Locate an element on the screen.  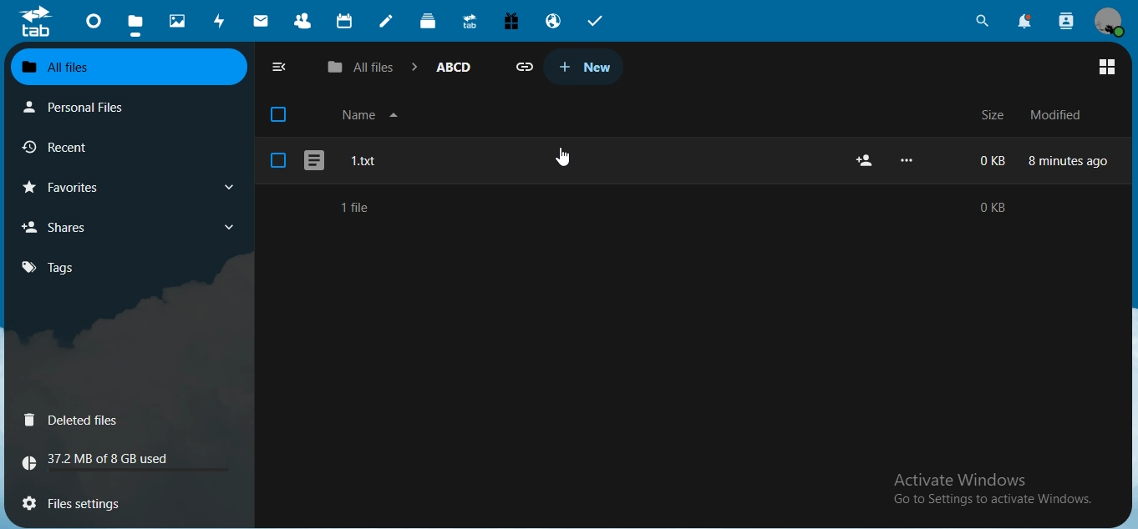
photos is located at coordinates (178, 19).